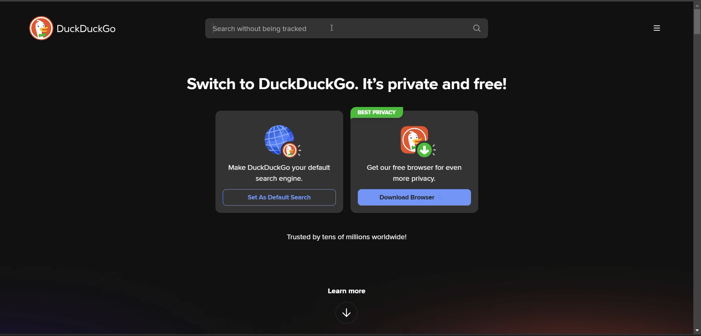 This screenshot has width=701, height=336. I want to click on image, so click(418, 142).